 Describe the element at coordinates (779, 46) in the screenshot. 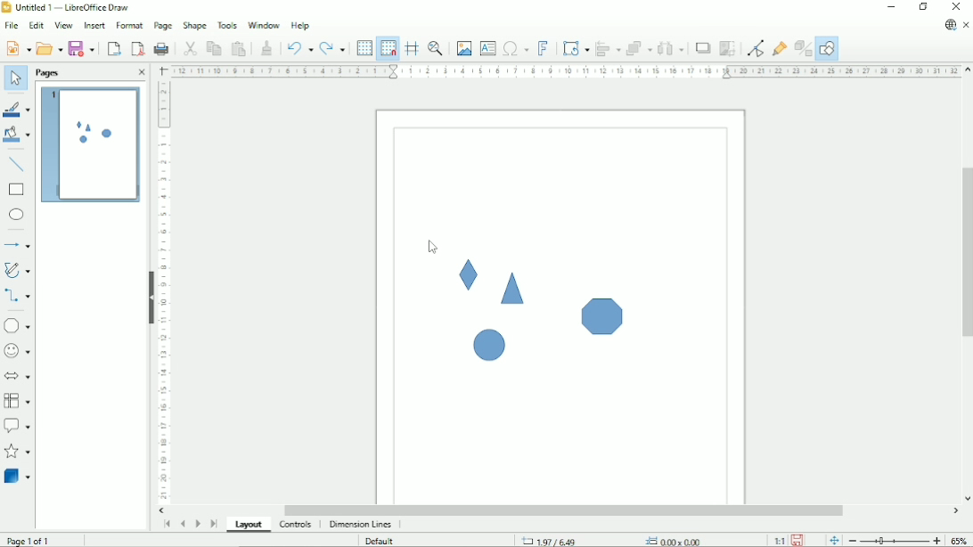

I see `Show gluepoint functions` at that location.